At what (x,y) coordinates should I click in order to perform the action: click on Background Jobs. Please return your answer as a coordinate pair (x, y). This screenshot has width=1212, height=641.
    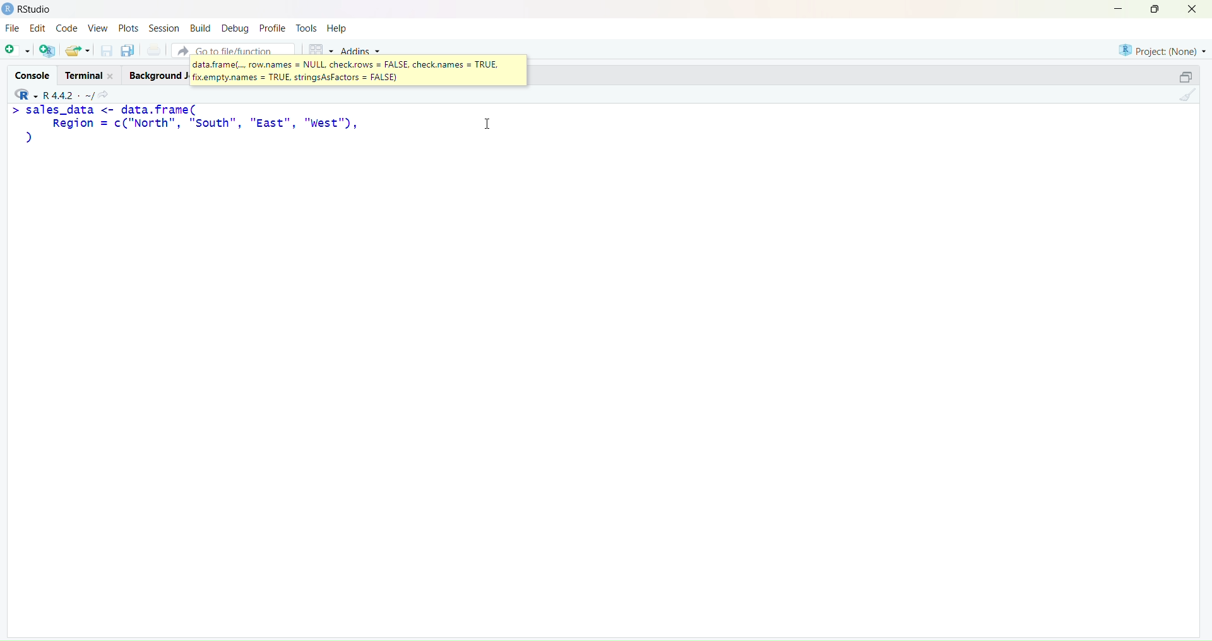
    Looking at the image, I should click on (157, 75).